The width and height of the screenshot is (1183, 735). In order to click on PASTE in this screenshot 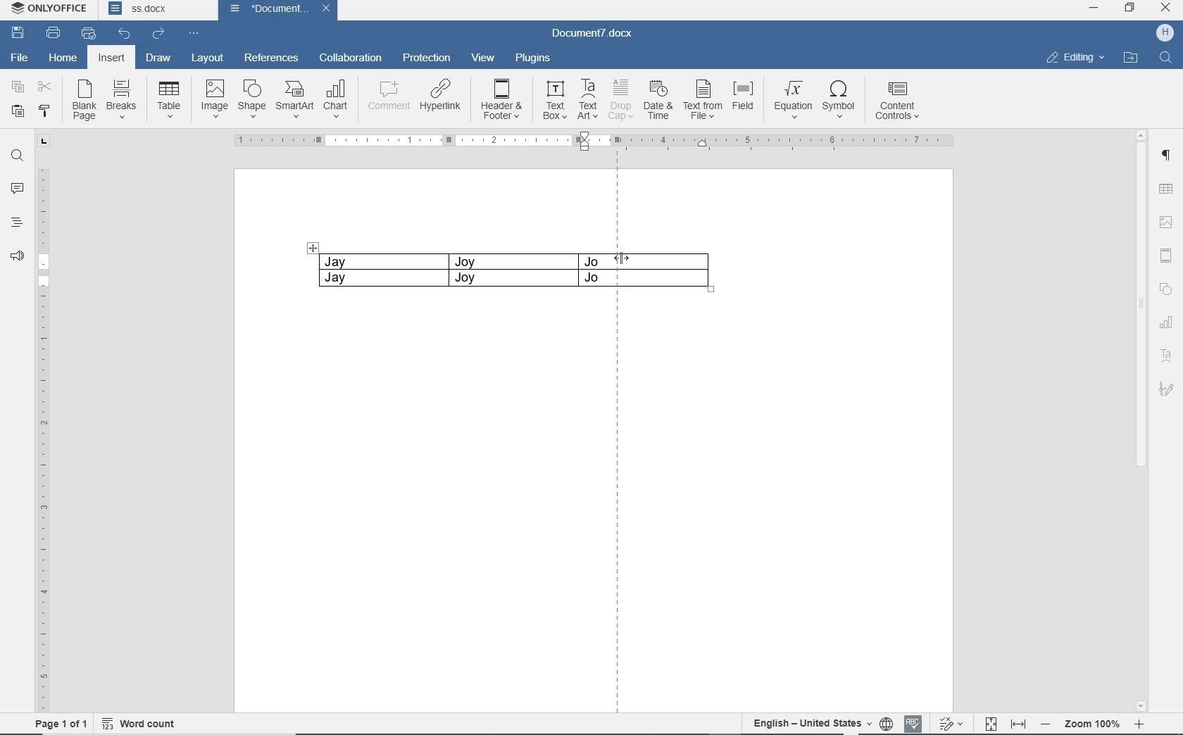, I will do `click(18, 113)`.